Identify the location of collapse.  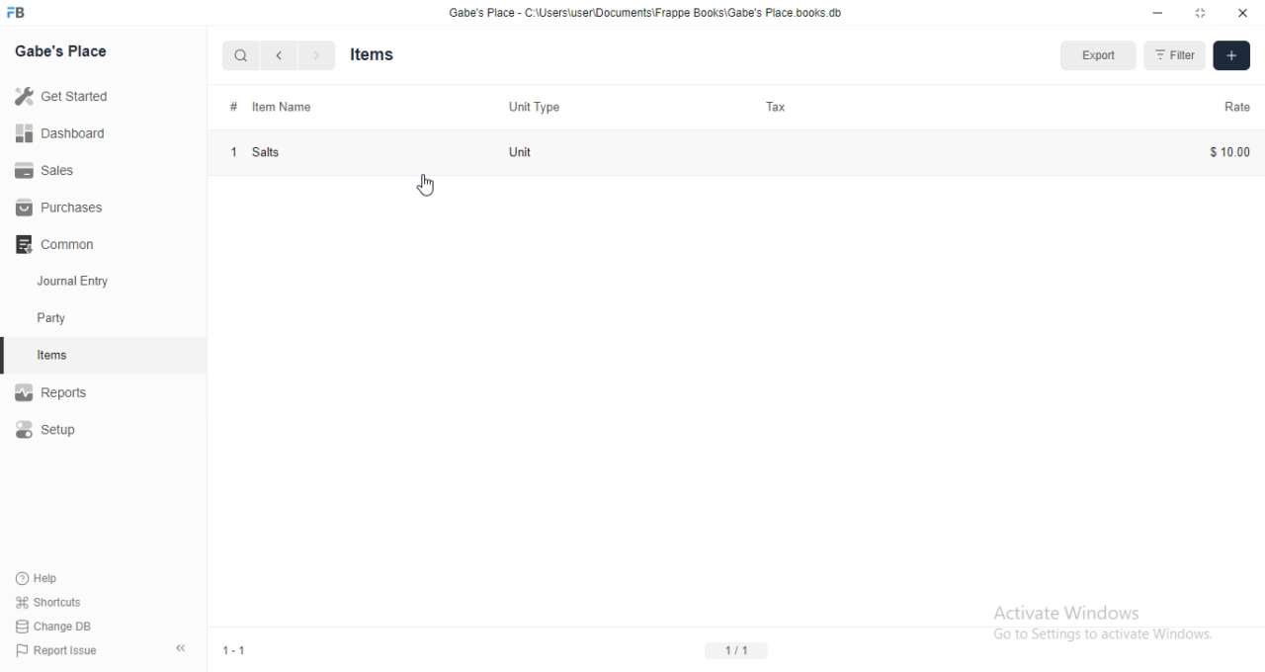
(185, 651).